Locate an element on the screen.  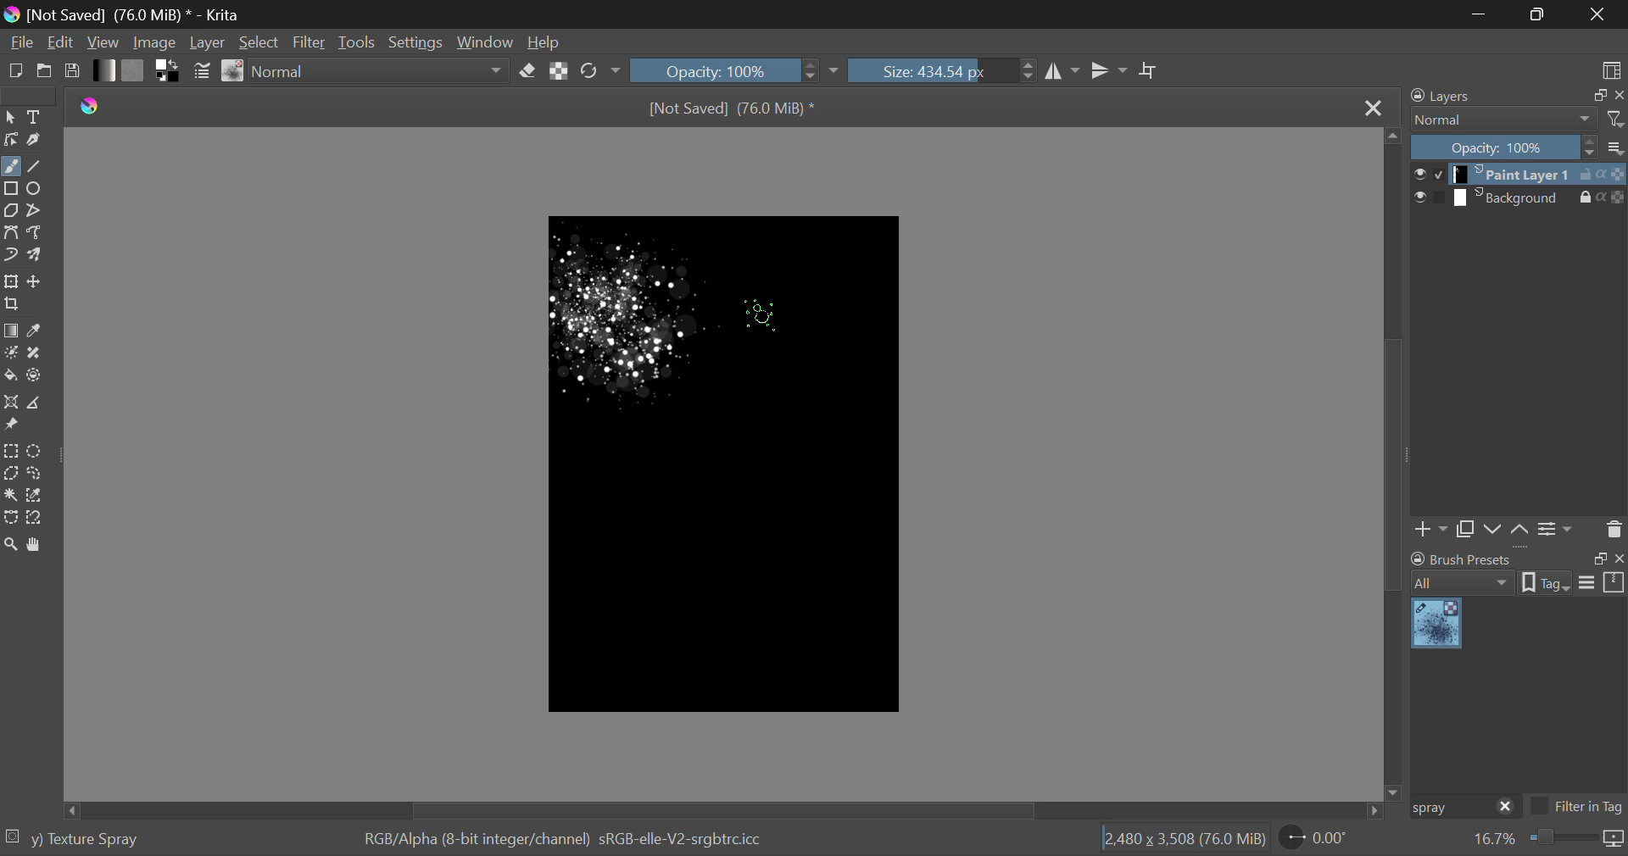
zoom slider is located at coordinates (1561, 839).